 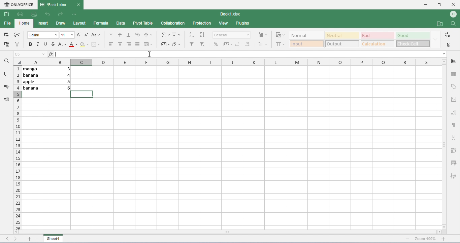 What do you see at coordinates (138, 44) in the screenshot?
I see `justified` at bounding box center [138, 44].